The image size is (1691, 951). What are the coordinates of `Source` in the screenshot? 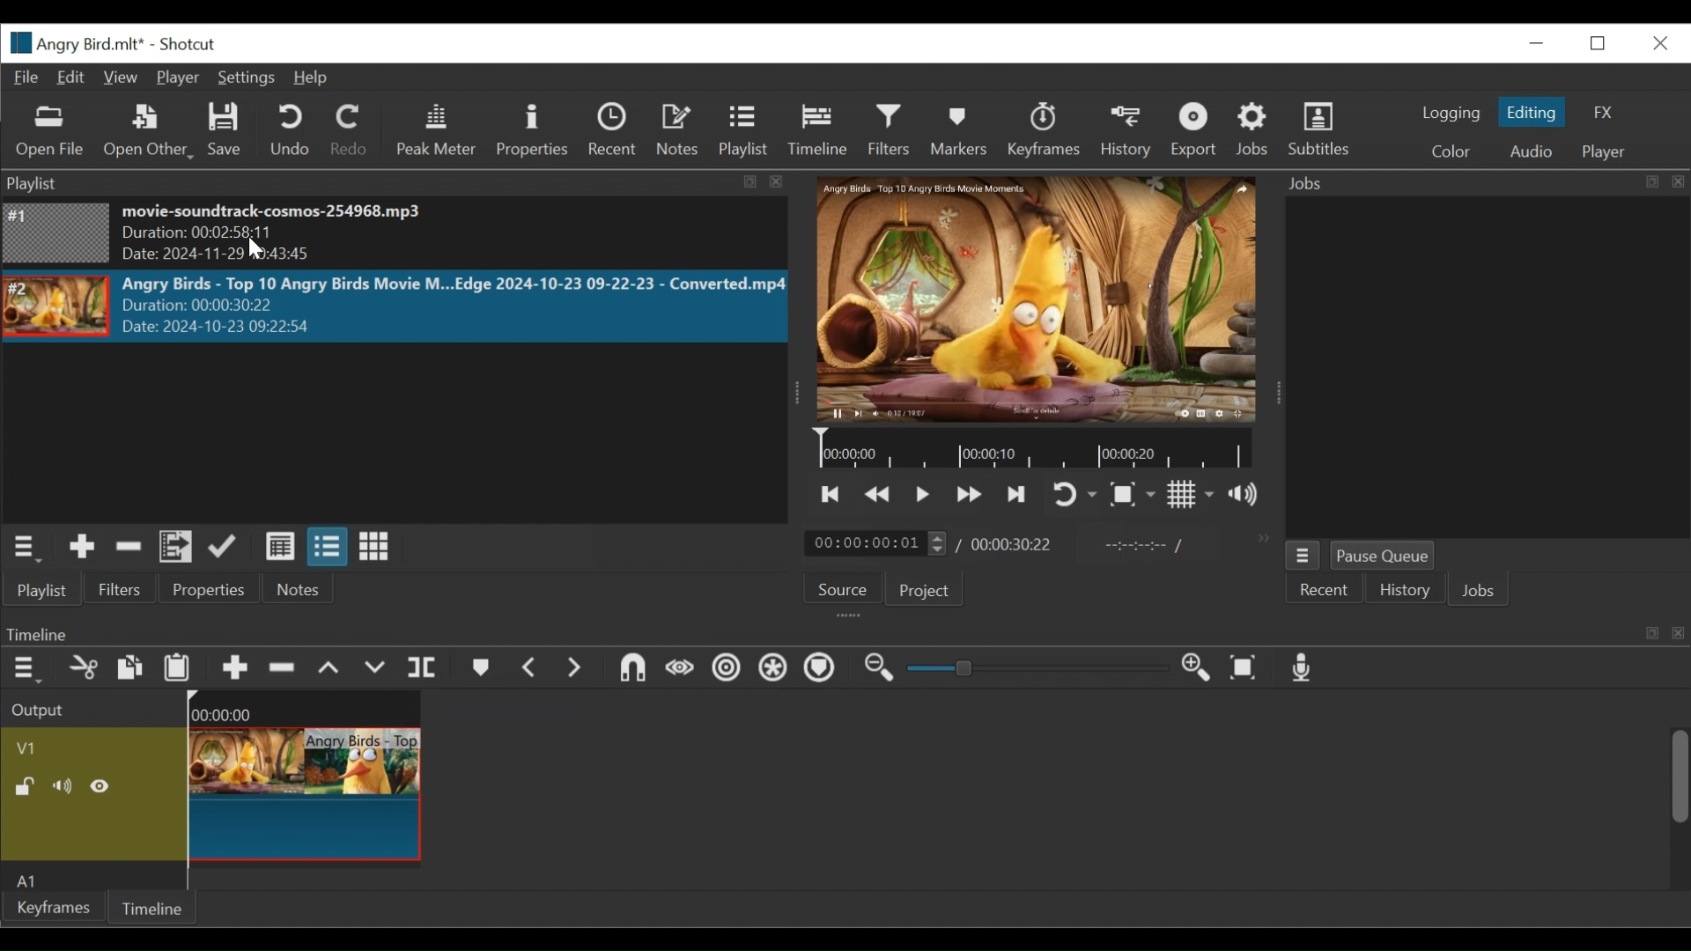 It's located at (844, 590).